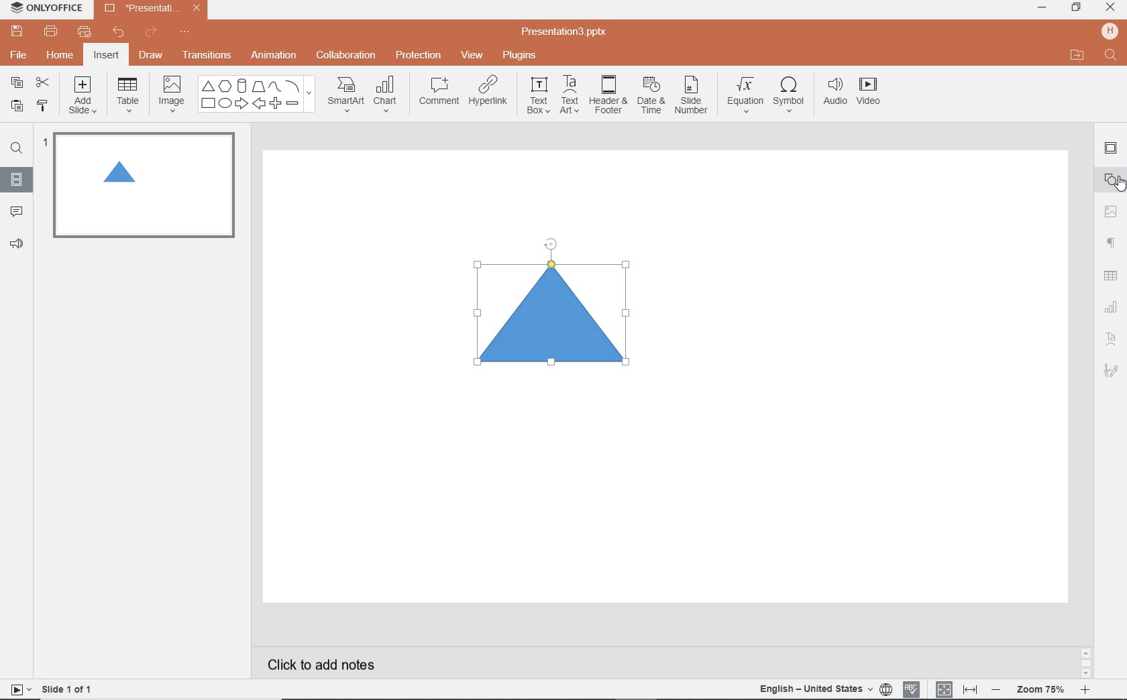 This screenshot has height=700, width=1127. I want to click on CLICK TO ADD NOTES, so click(333, 664).